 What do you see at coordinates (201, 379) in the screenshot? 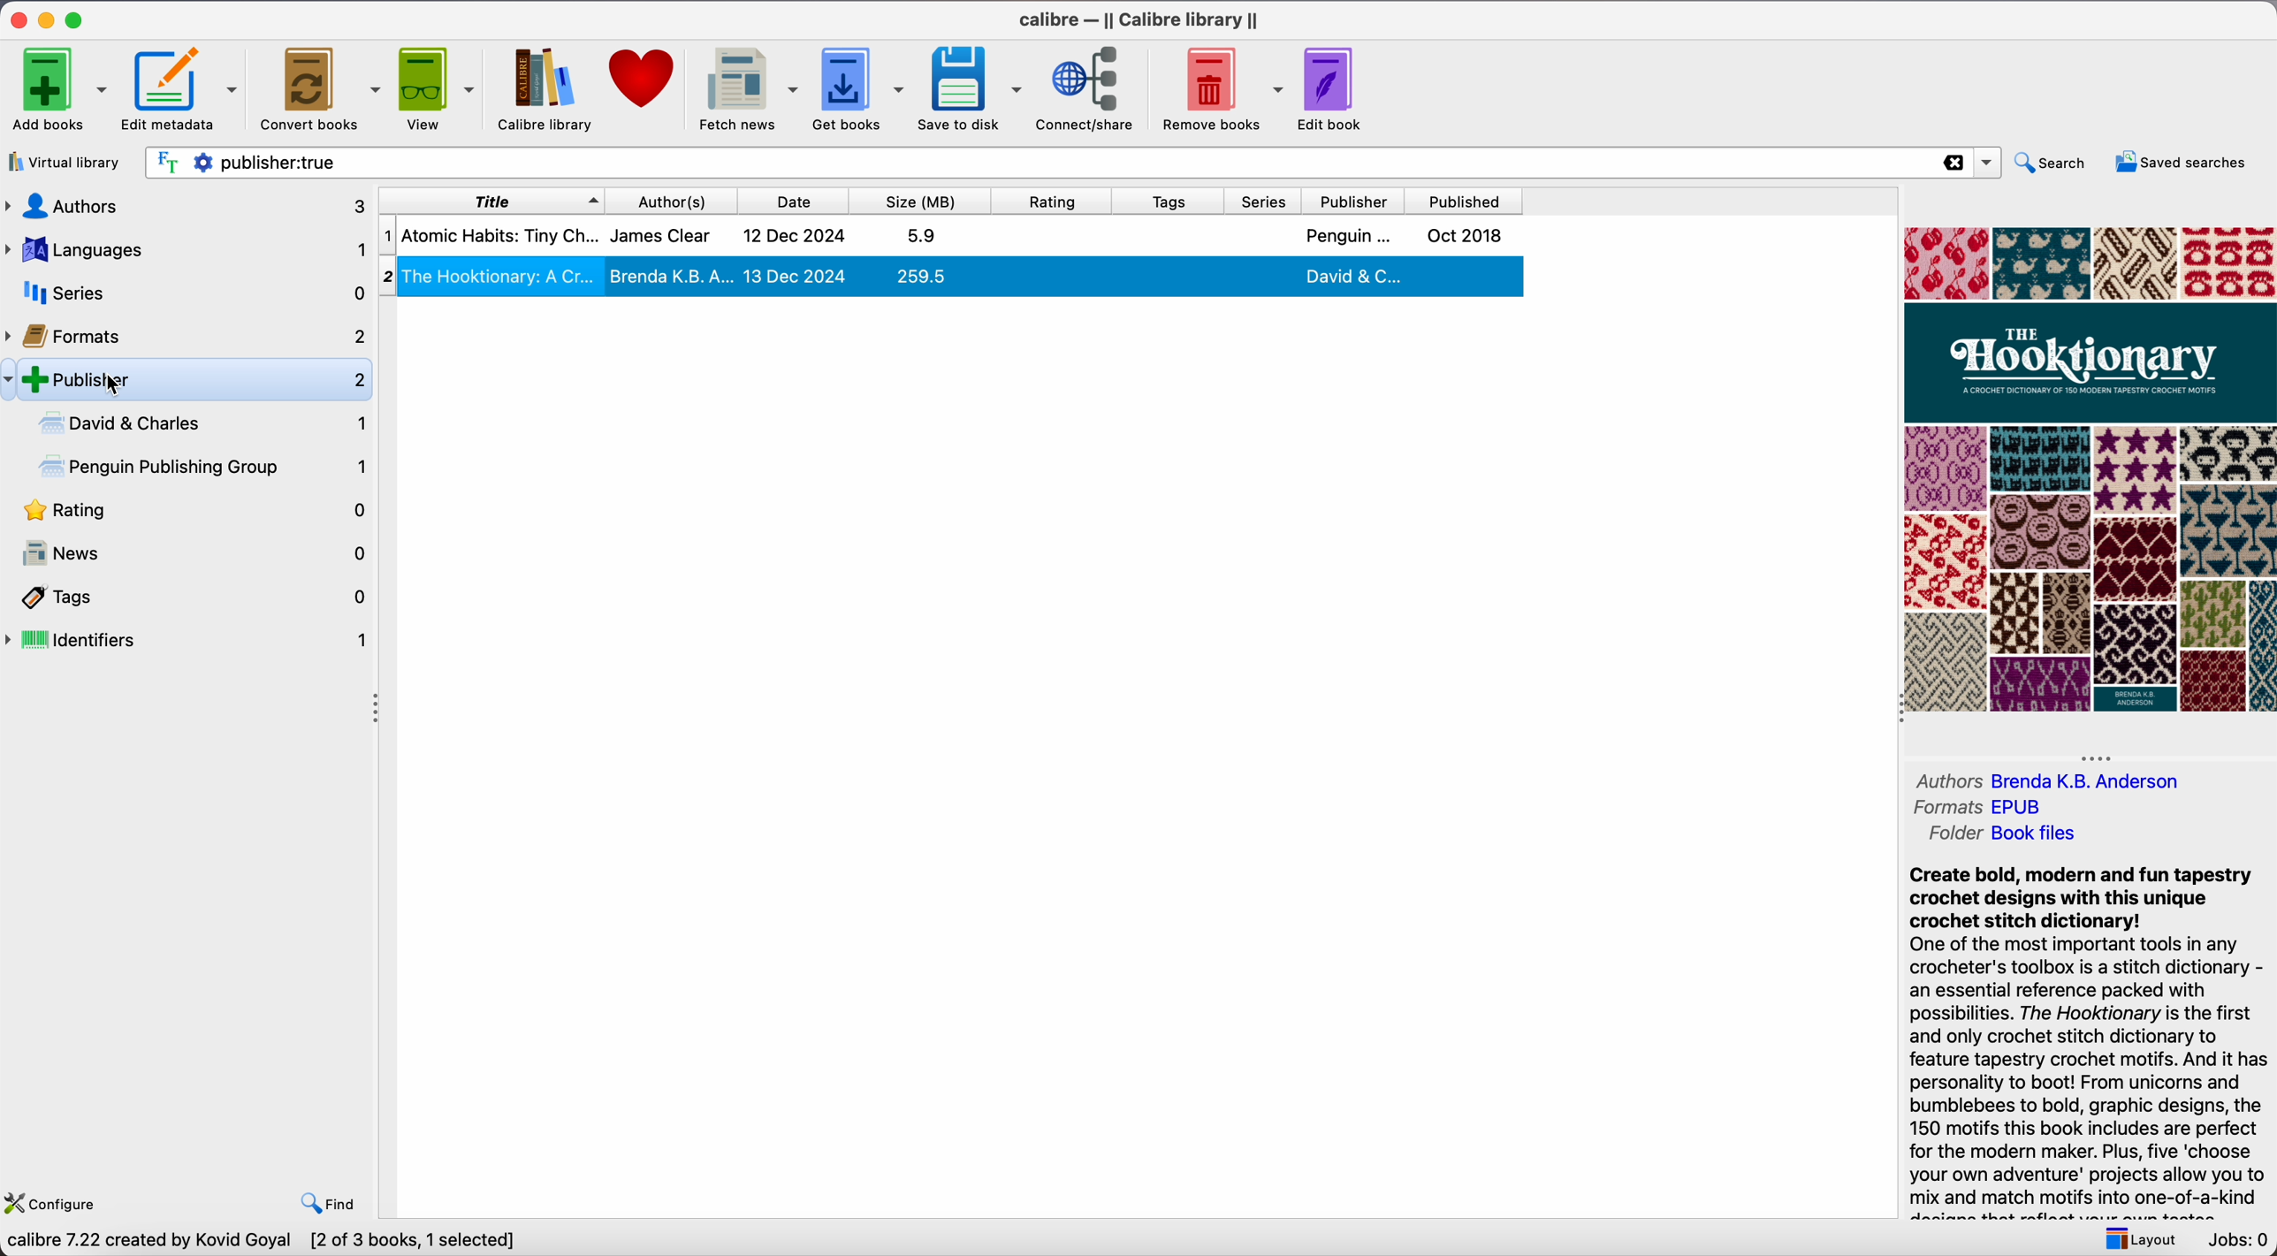
I see `click on publicher options` at bounding box center [201, 379].